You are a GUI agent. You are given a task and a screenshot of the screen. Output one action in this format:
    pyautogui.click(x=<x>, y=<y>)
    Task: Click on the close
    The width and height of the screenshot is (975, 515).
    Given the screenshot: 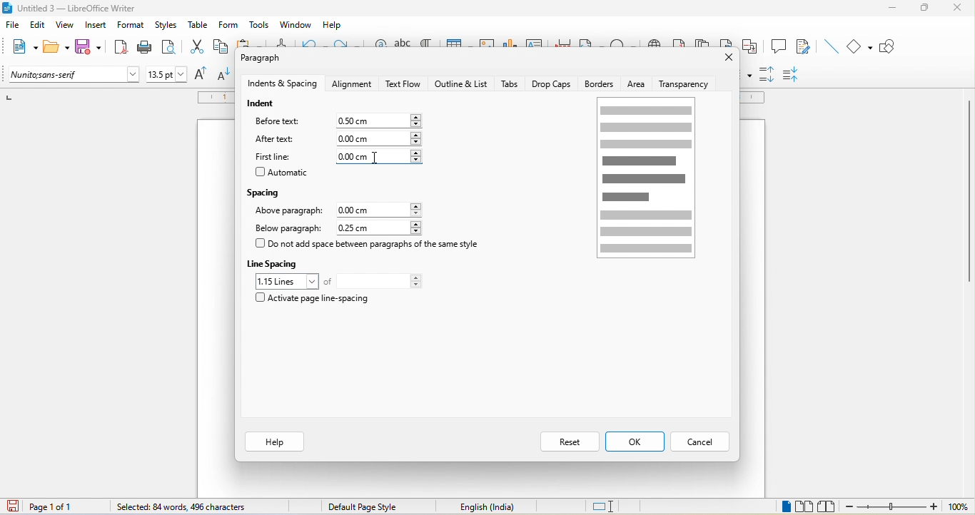 What is the action you would take?
    pyautogui.click(x=727, y=56)
    